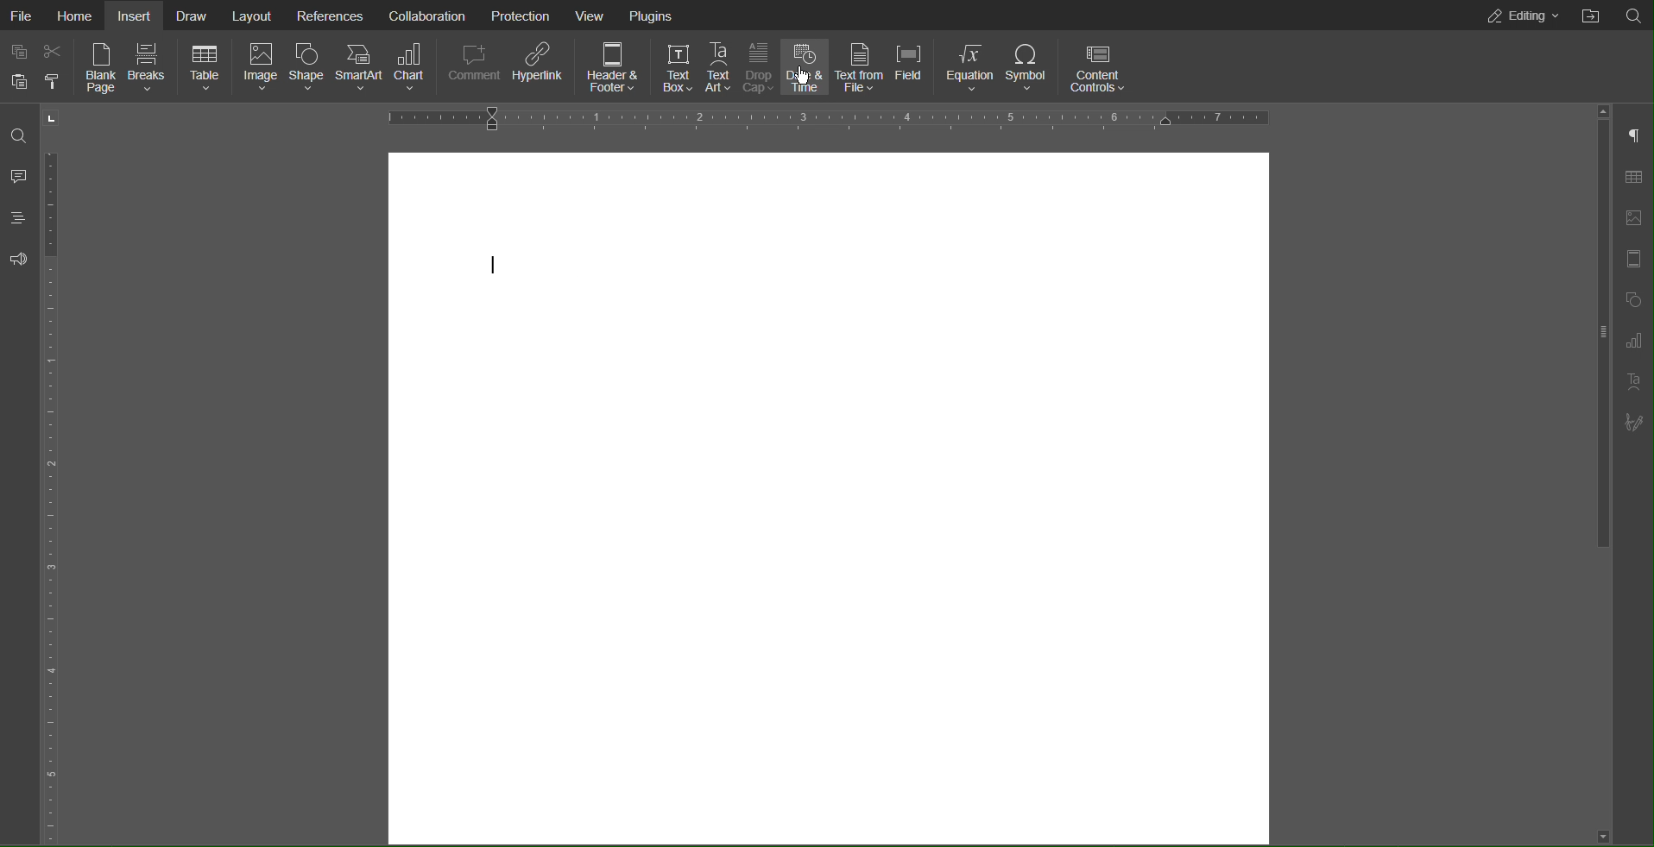  I want to click on SmartArt, so click(358, 67).